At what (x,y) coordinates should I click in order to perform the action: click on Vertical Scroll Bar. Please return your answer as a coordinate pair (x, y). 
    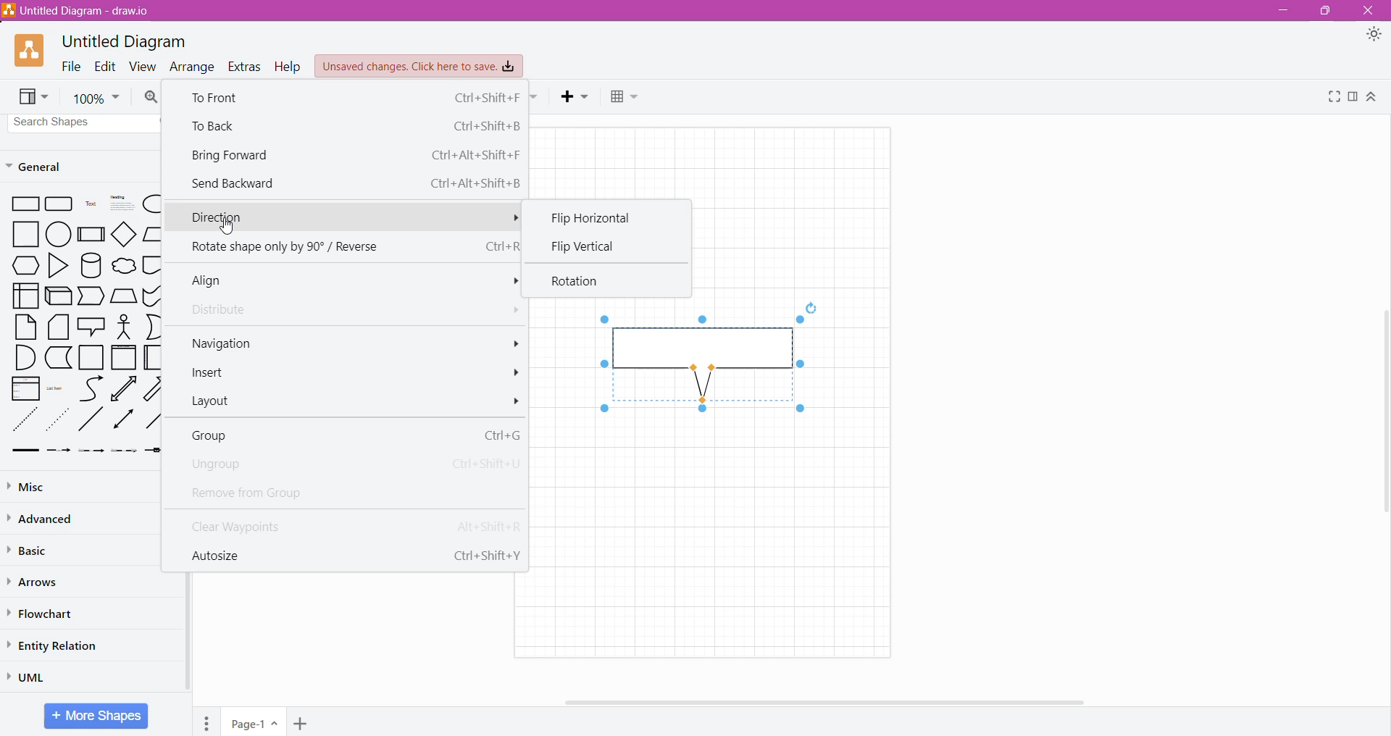
    Looking at the image, I should click on (1382, 415).